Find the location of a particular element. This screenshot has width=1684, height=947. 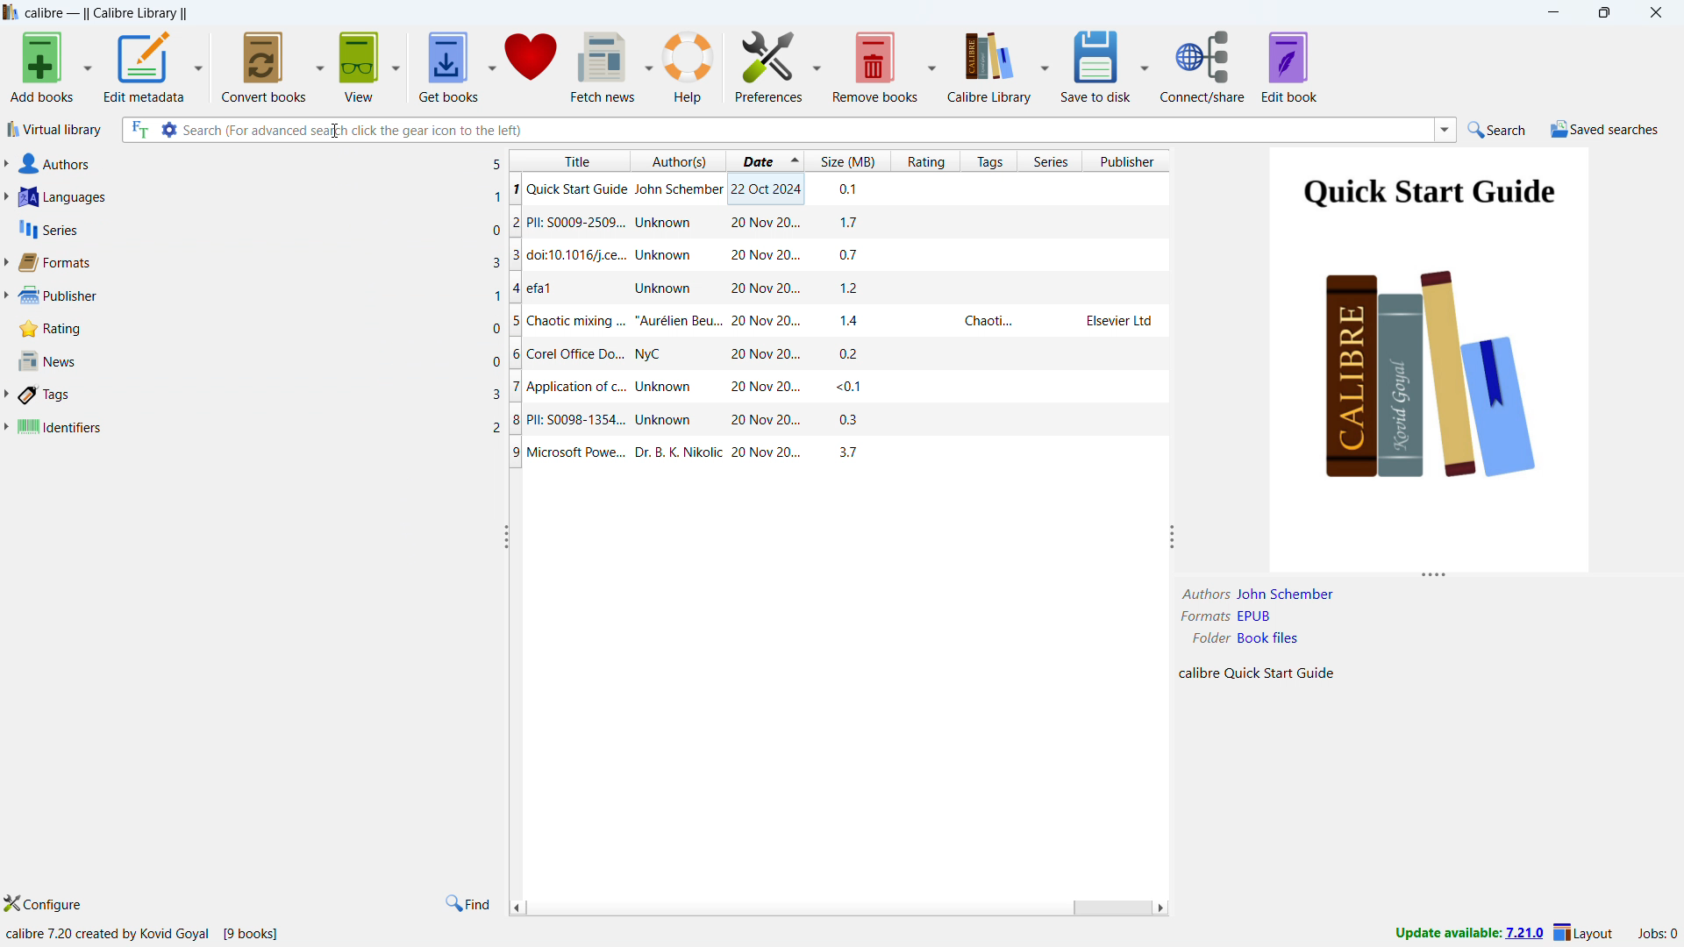

enter search string is located at coordinates (807, 130).